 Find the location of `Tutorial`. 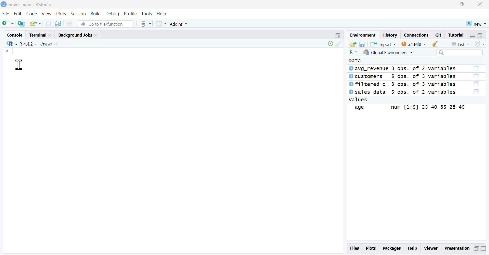

Tutorial is located at coordinates (455, 35).